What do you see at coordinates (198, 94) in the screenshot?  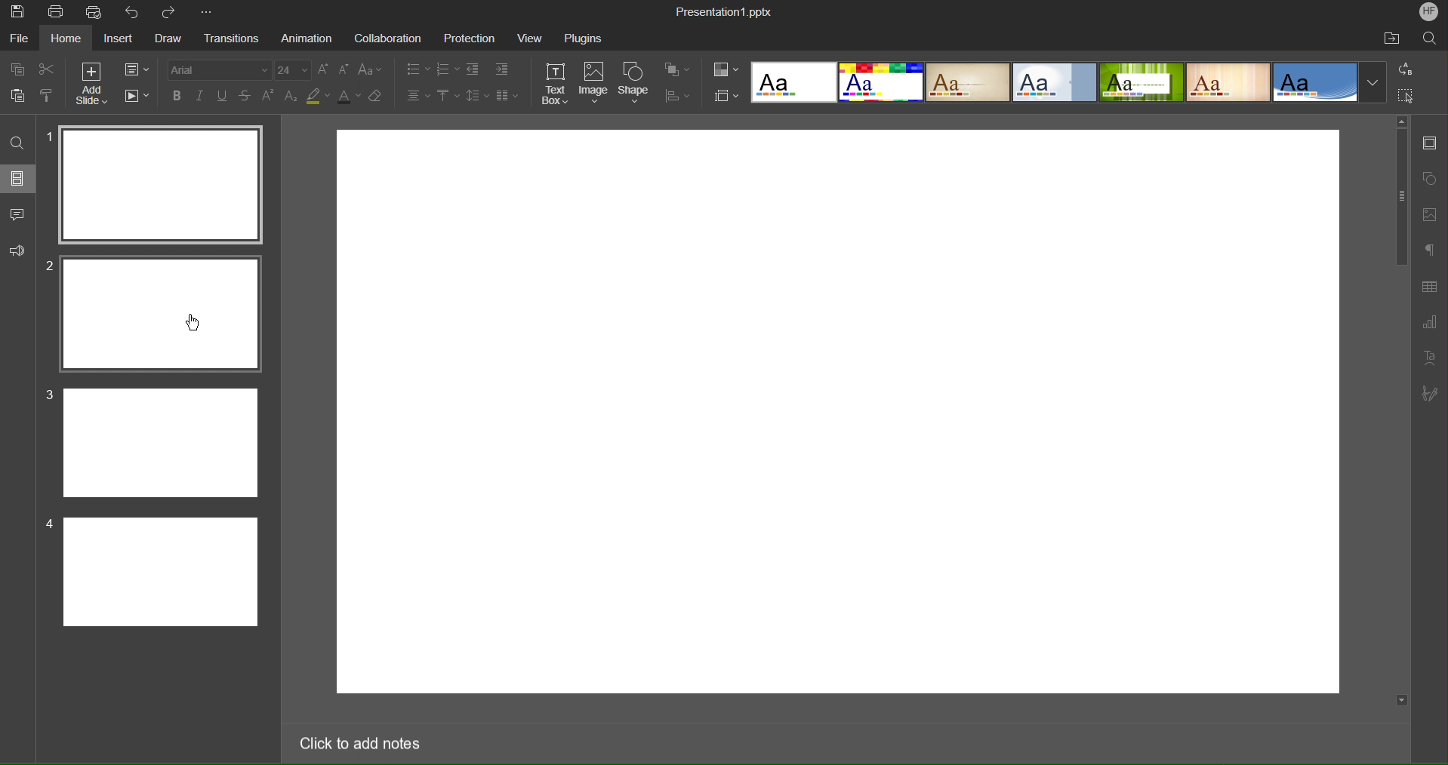 I see `italics` at bounding box center [198, 94].